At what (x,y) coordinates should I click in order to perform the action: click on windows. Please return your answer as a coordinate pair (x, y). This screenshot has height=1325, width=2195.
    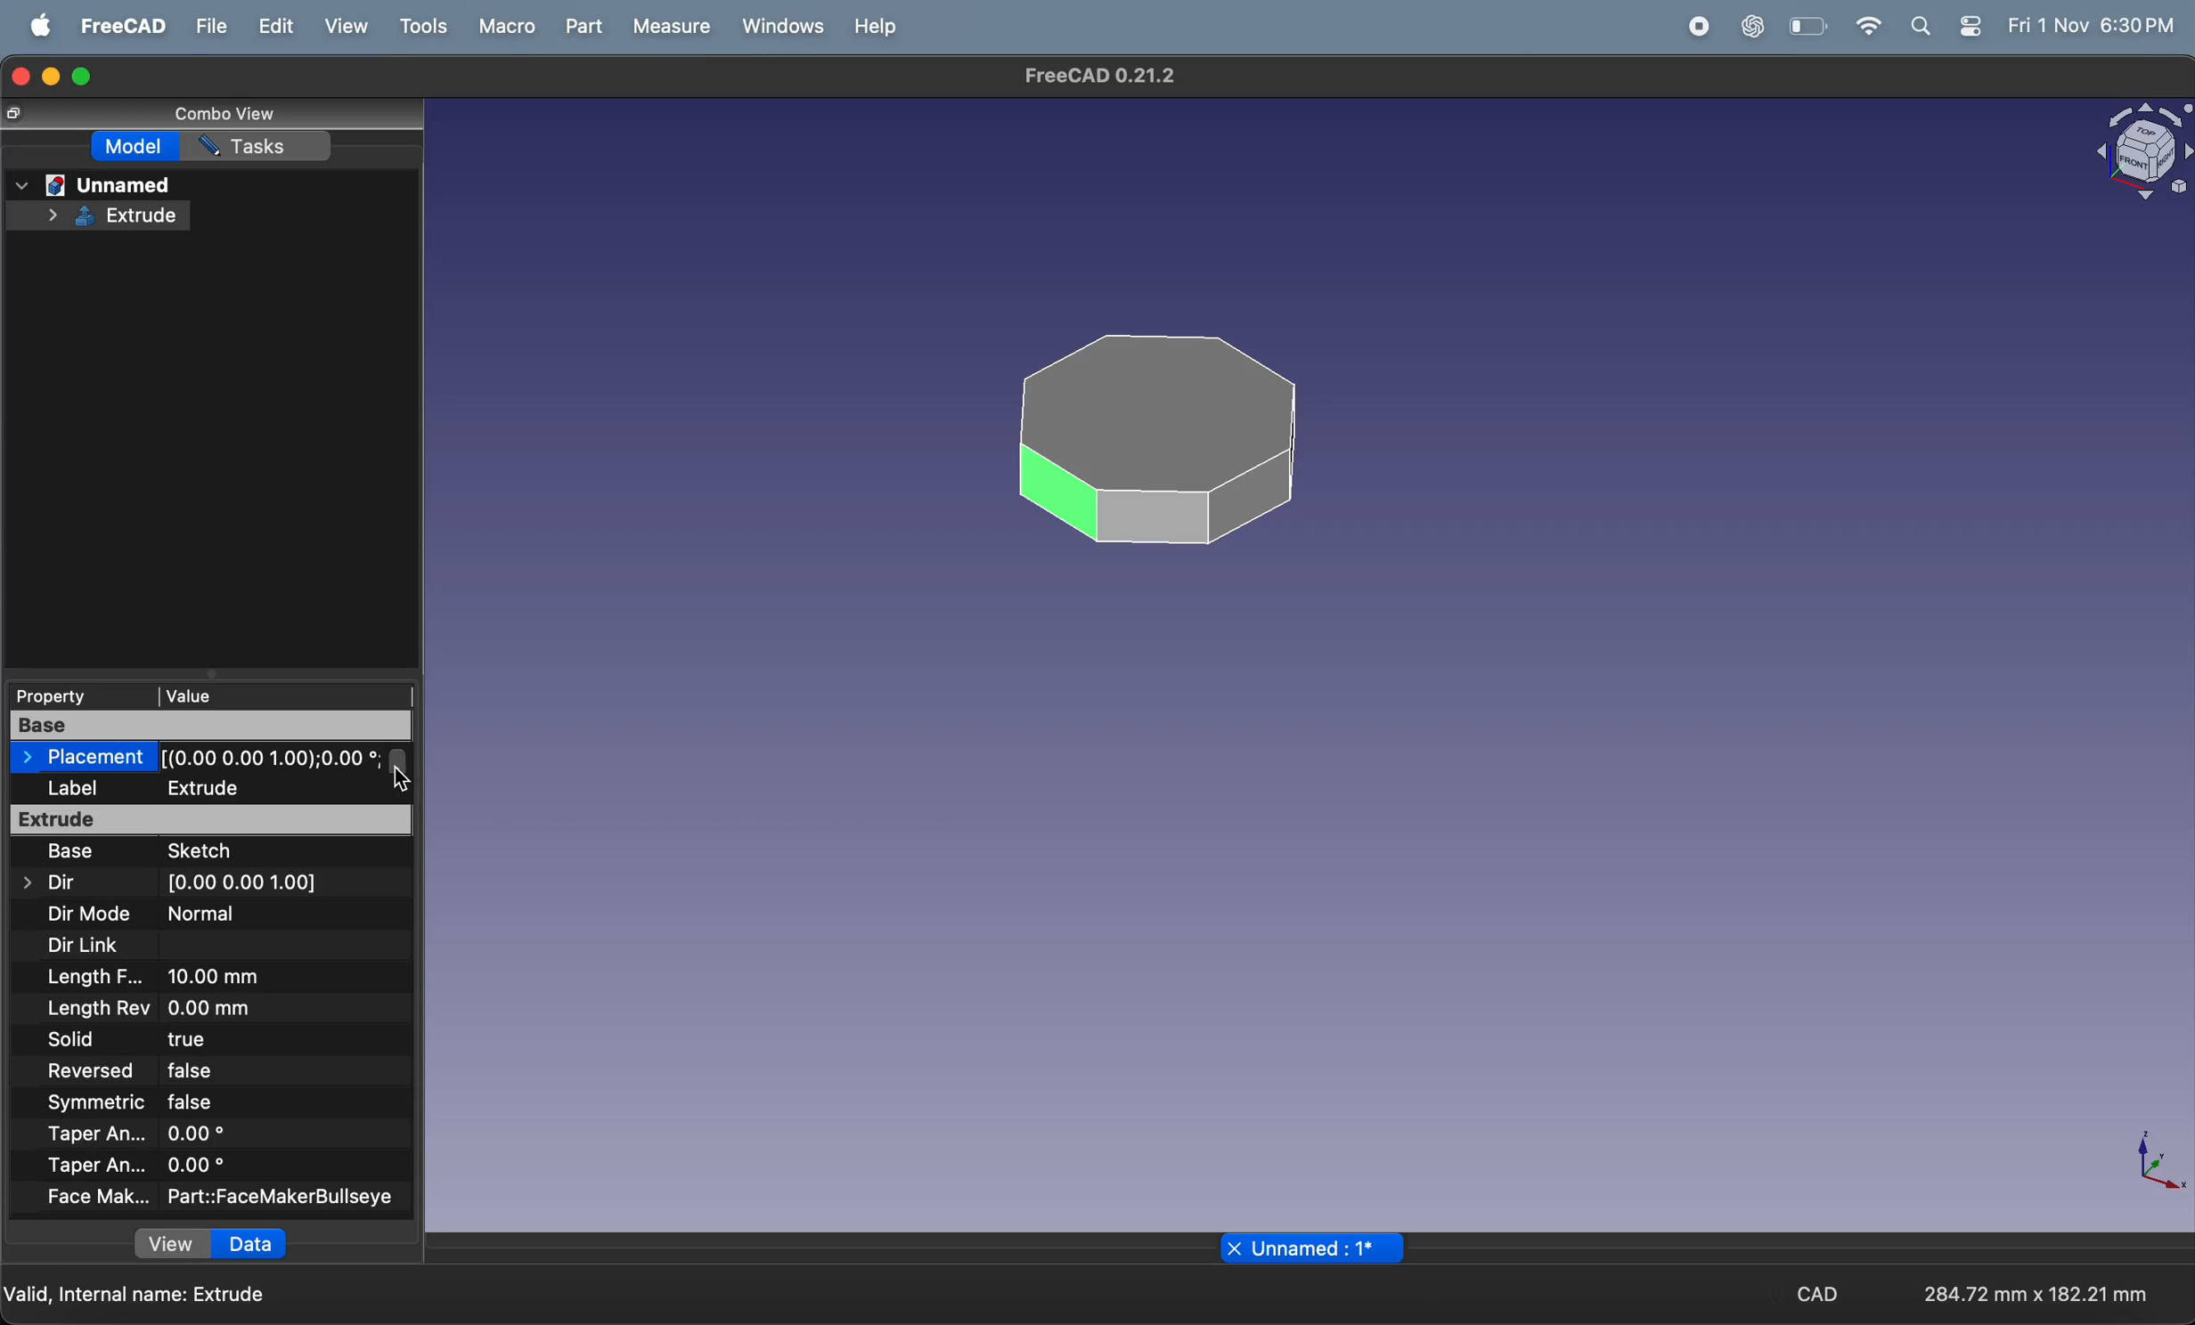
    Looking at the image, I should click on (781, 25).